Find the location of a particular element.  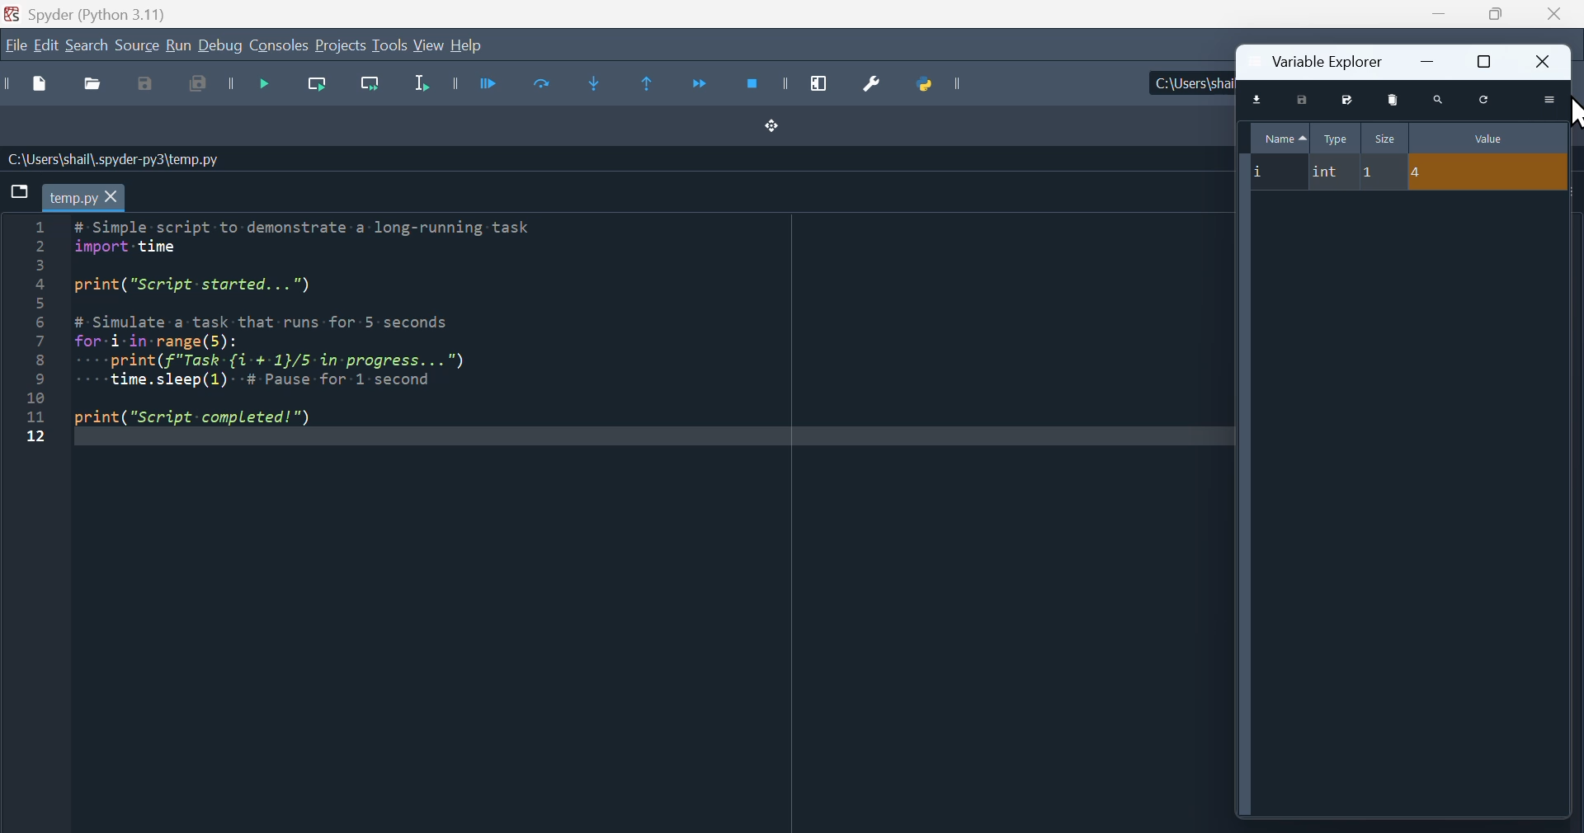

1 is located at coordinates (1382, 173).